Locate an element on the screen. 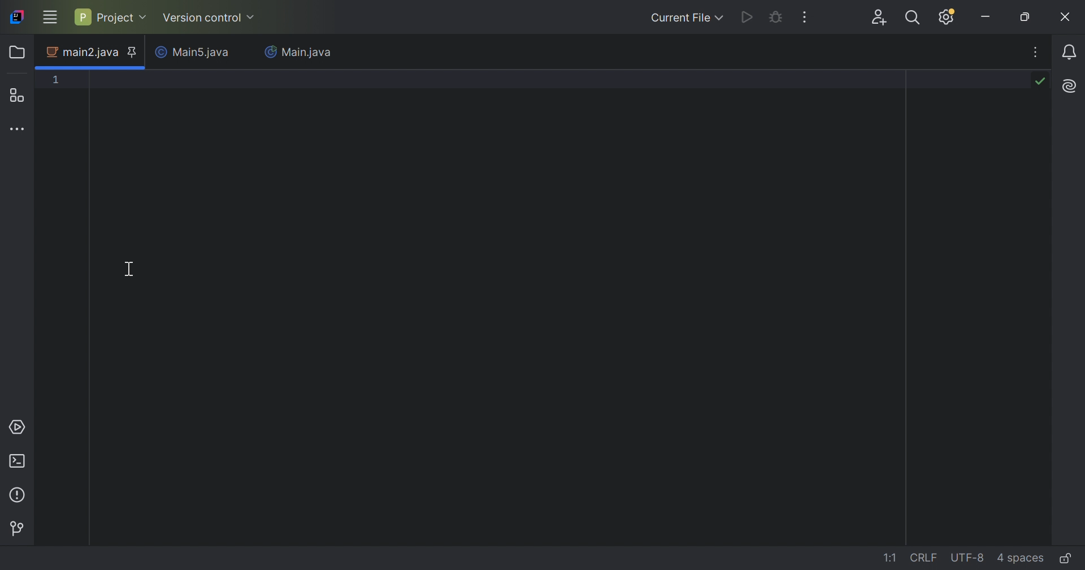   is located at coordinates (16, 529).